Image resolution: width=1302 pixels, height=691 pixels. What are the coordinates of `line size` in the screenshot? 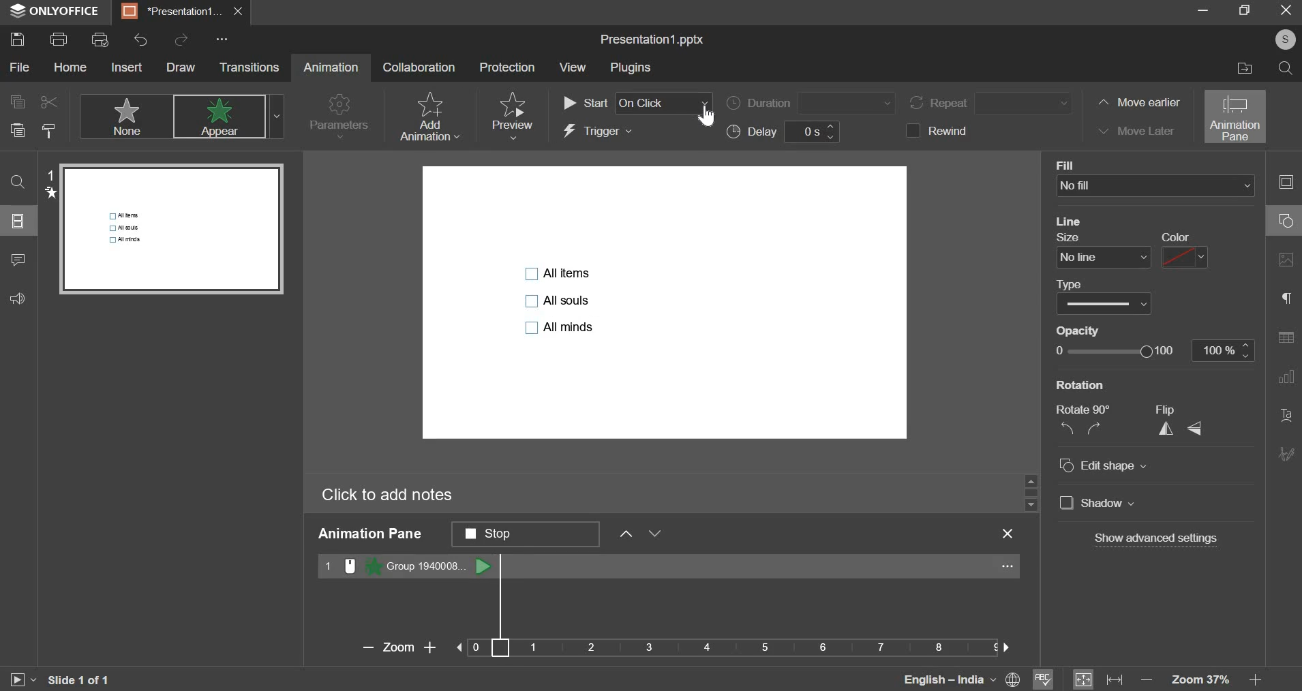 It's located at (1104, 258).